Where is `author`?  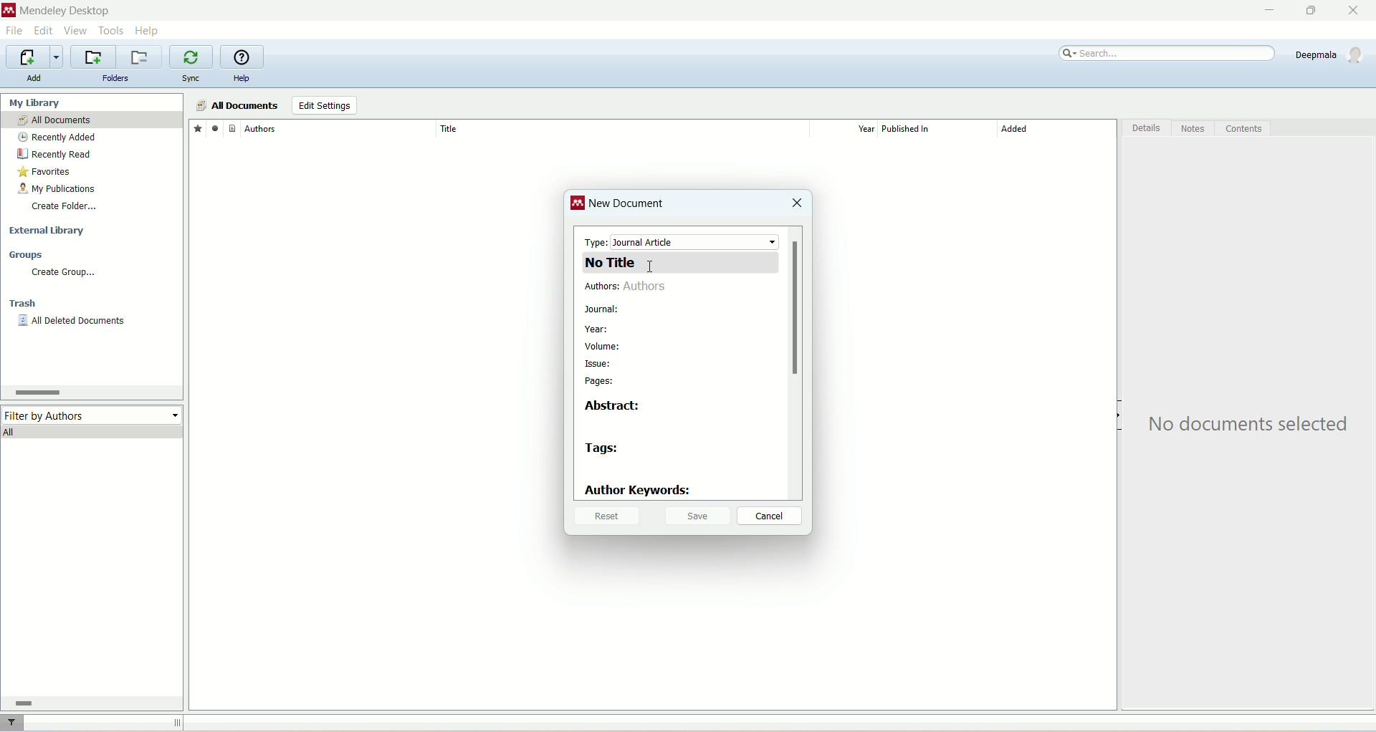 author is located at coordinates (340, 129).